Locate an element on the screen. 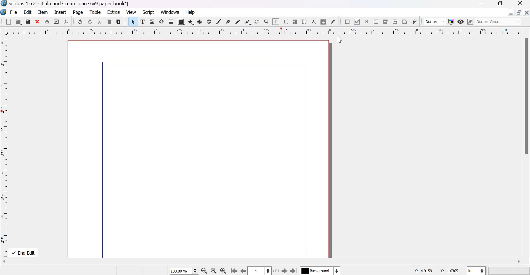 Image resolution: width=530 pixels, height=275 pixels. Select item is located at coordinates (133, 22).